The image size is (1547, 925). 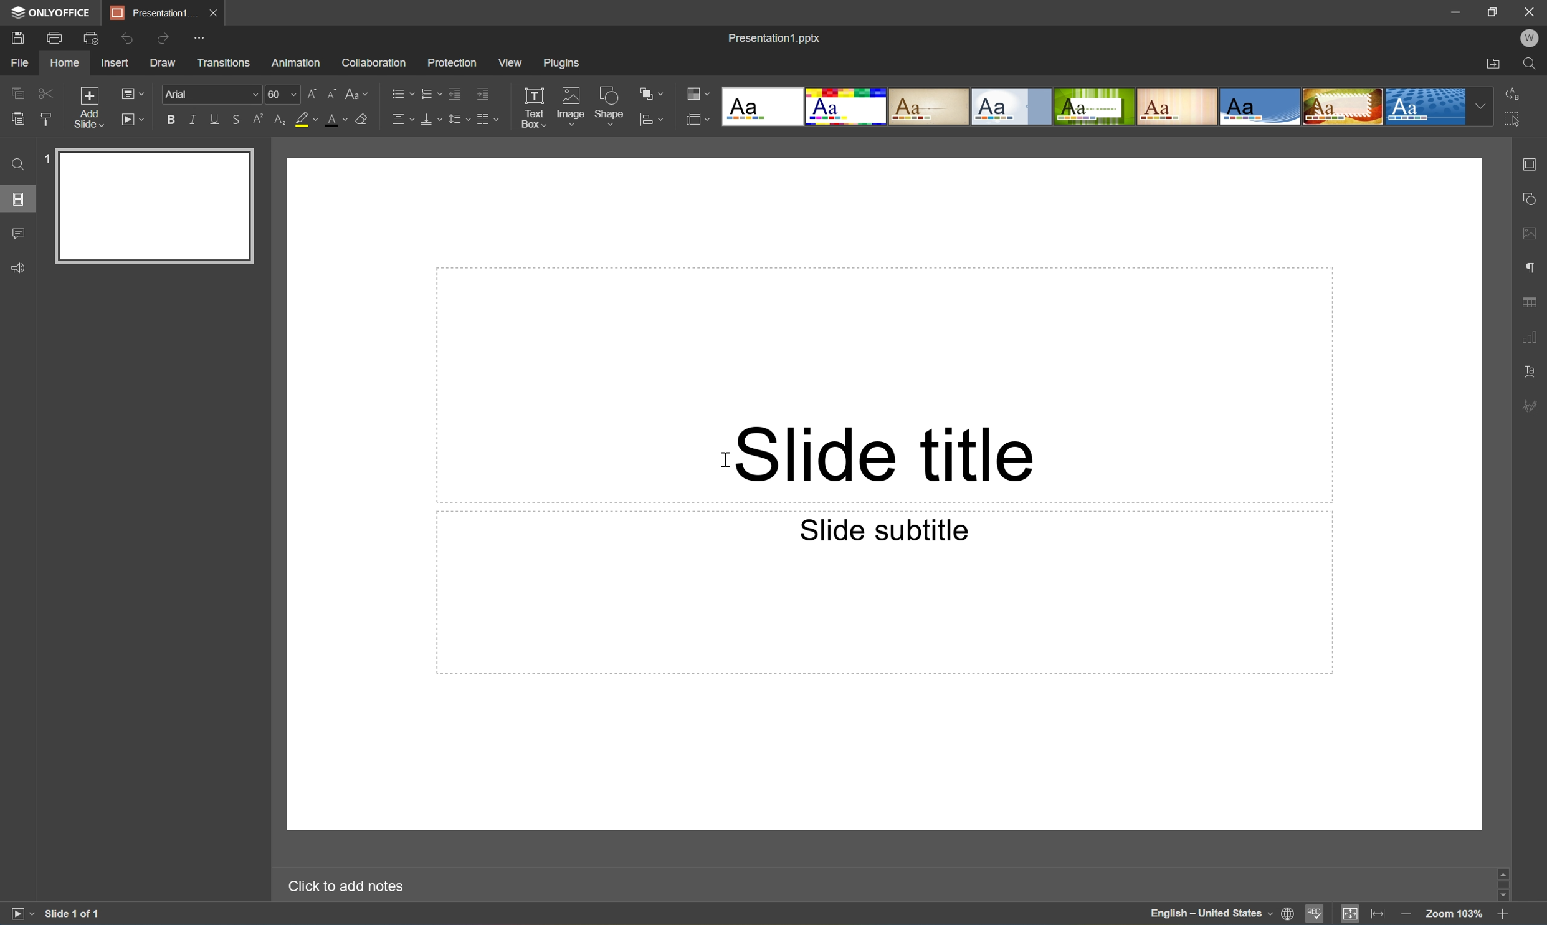 I want to click on Align shape, so click(x=651, y=123).